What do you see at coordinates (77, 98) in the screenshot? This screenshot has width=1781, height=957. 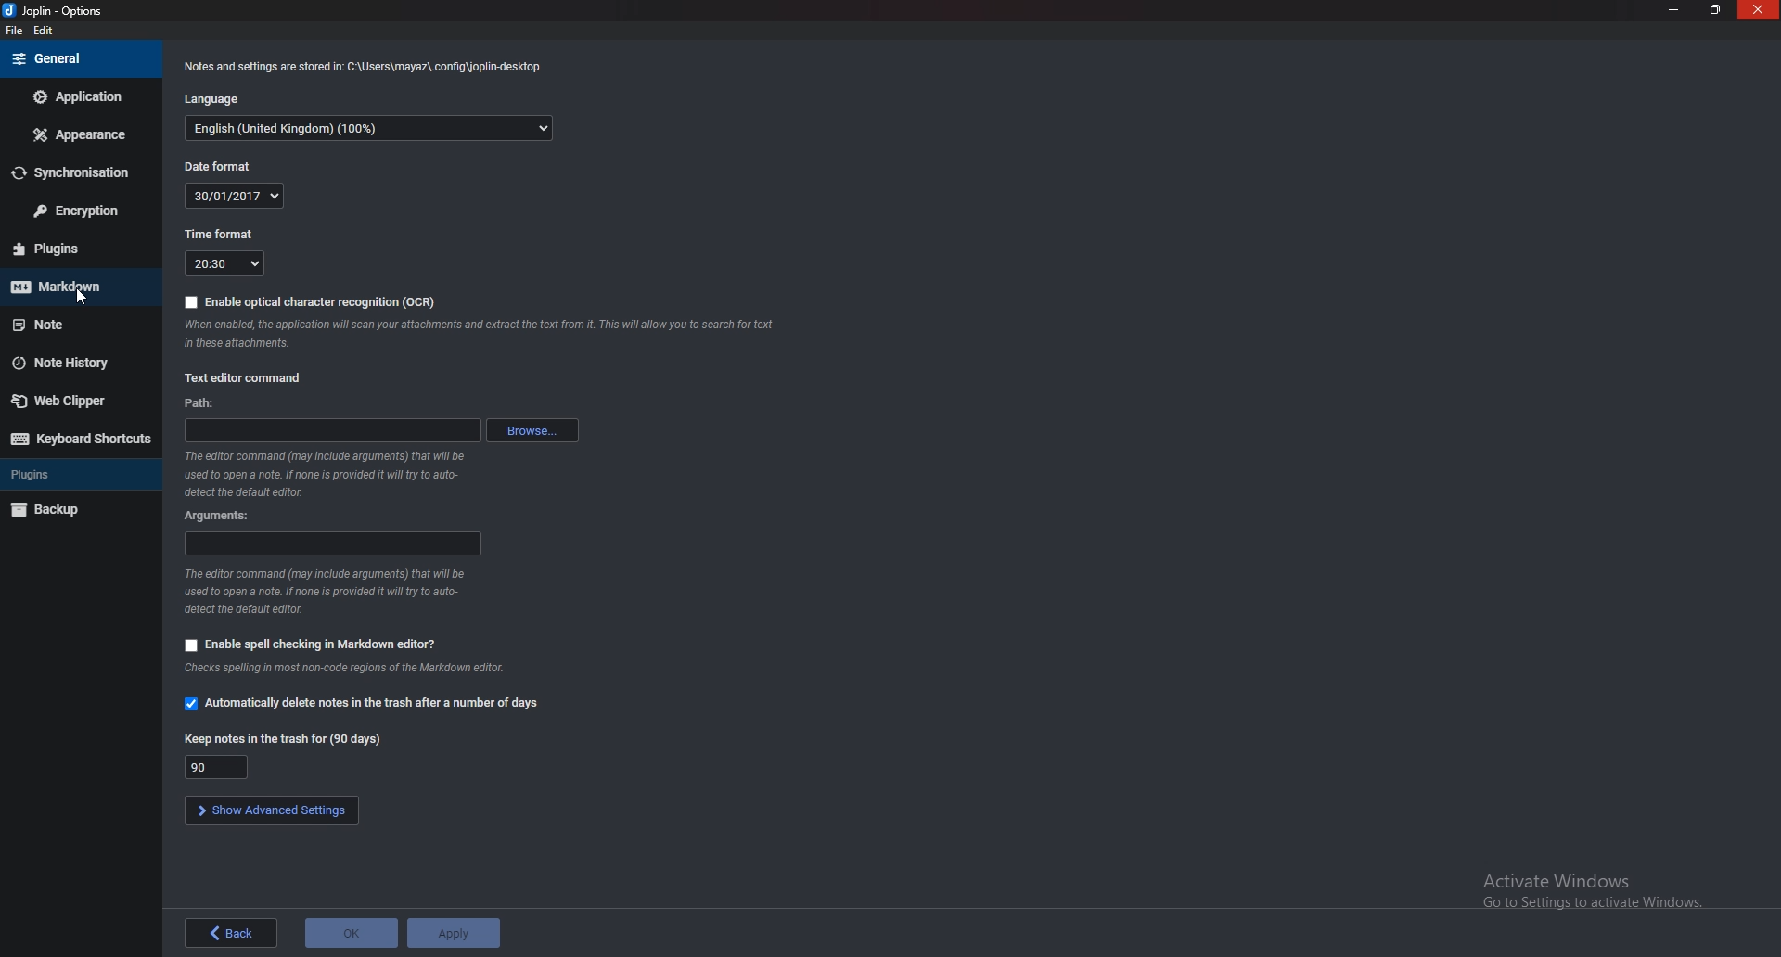 I see `Application` at bounding box center [77, 98].